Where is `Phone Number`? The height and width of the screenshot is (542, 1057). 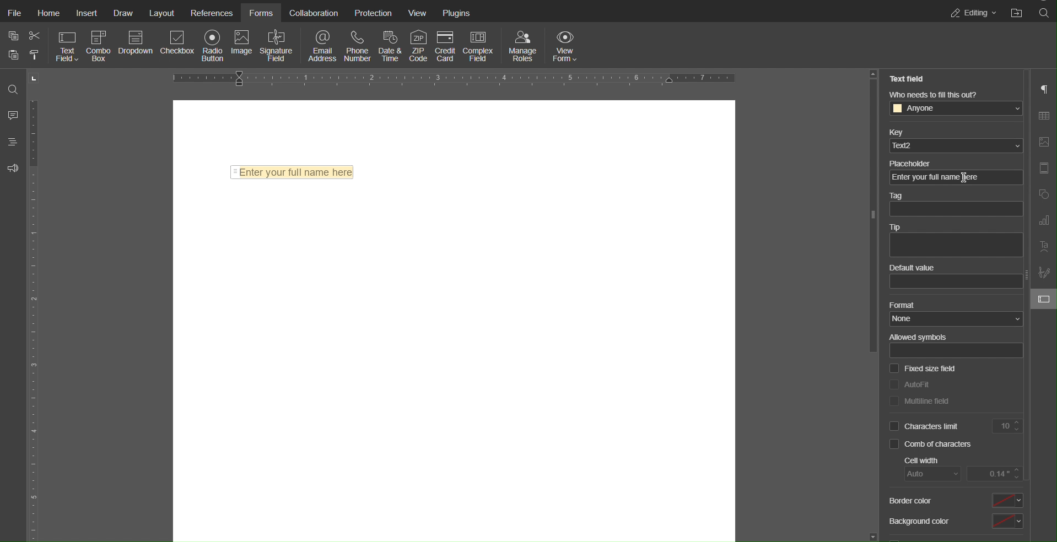
Phone Number is located at coordinates (357, 46).